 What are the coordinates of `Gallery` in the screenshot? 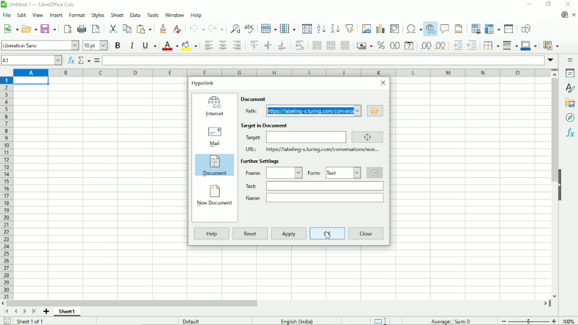 It's located at (570, 104).